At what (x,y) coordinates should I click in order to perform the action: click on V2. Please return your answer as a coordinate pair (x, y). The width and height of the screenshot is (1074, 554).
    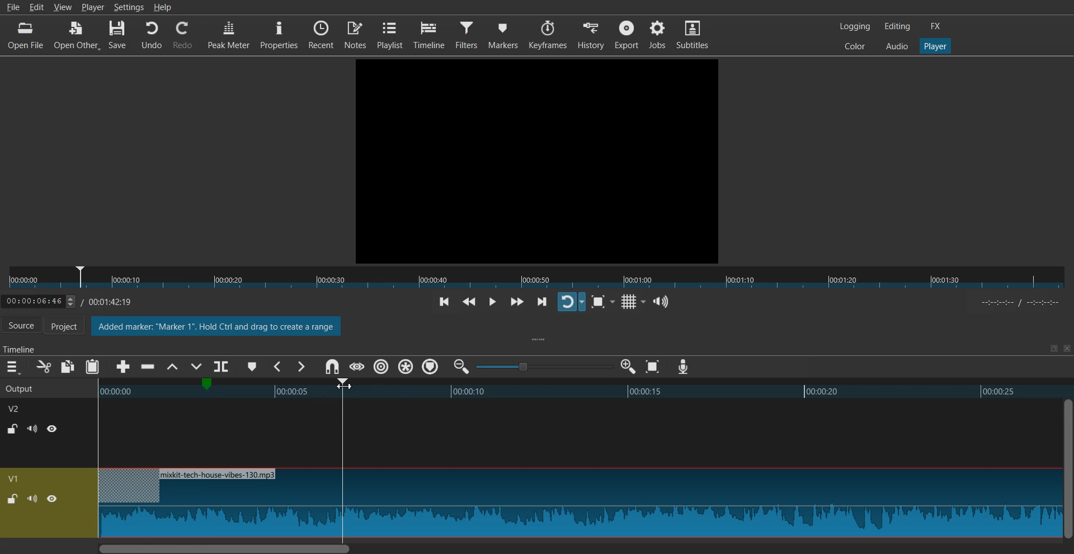
    Looking at the image, I should click on (20, 407).